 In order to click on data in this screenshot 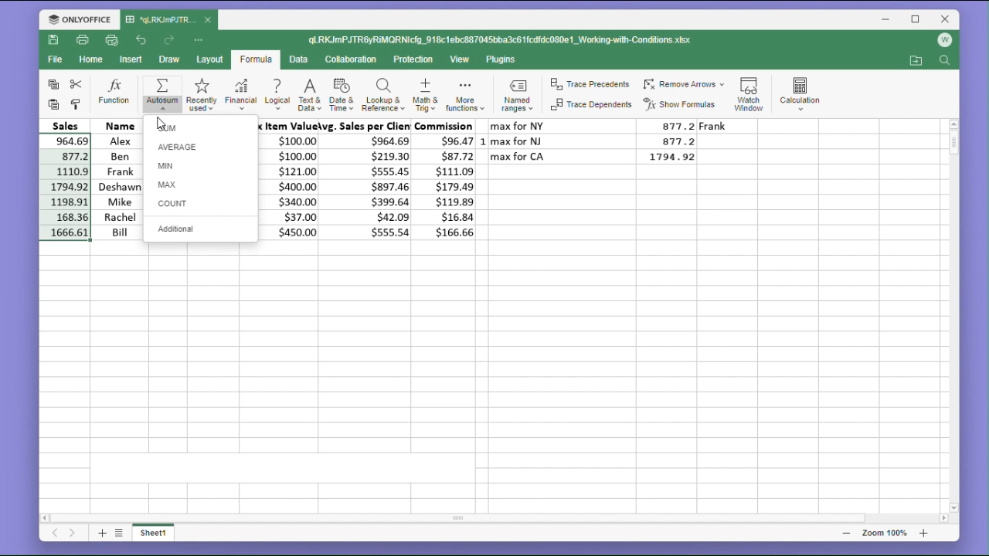, I will do `click(301, 59)`.